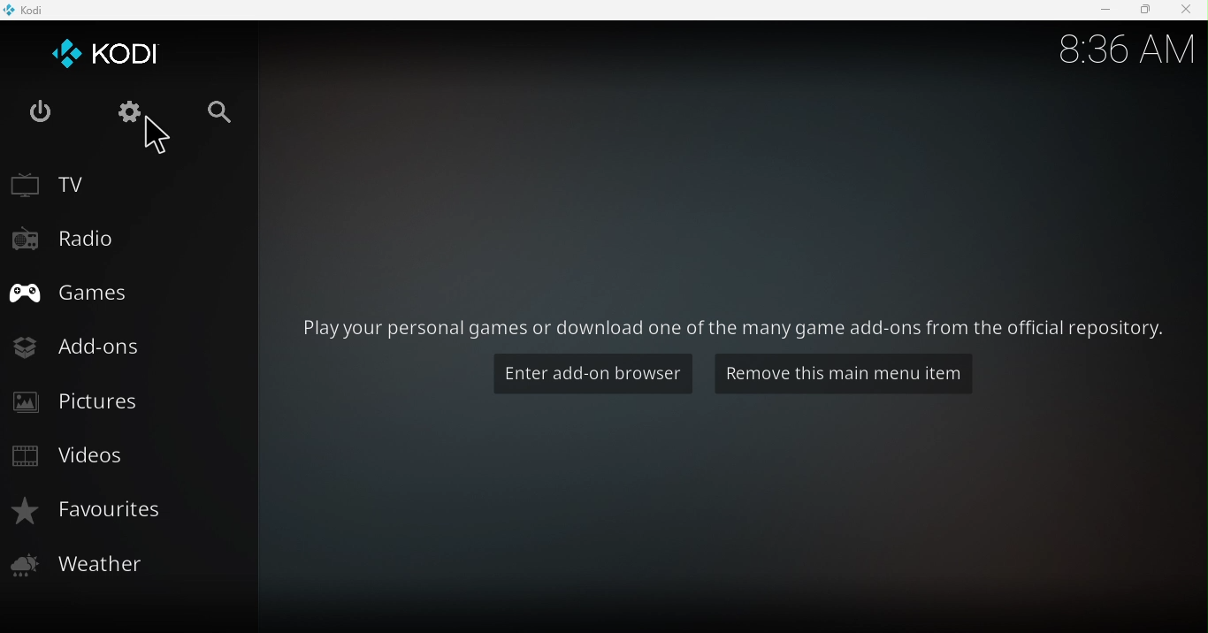  Describe the element at coordinates (122, 457) in the screenshot. I see `Videos` at that location.